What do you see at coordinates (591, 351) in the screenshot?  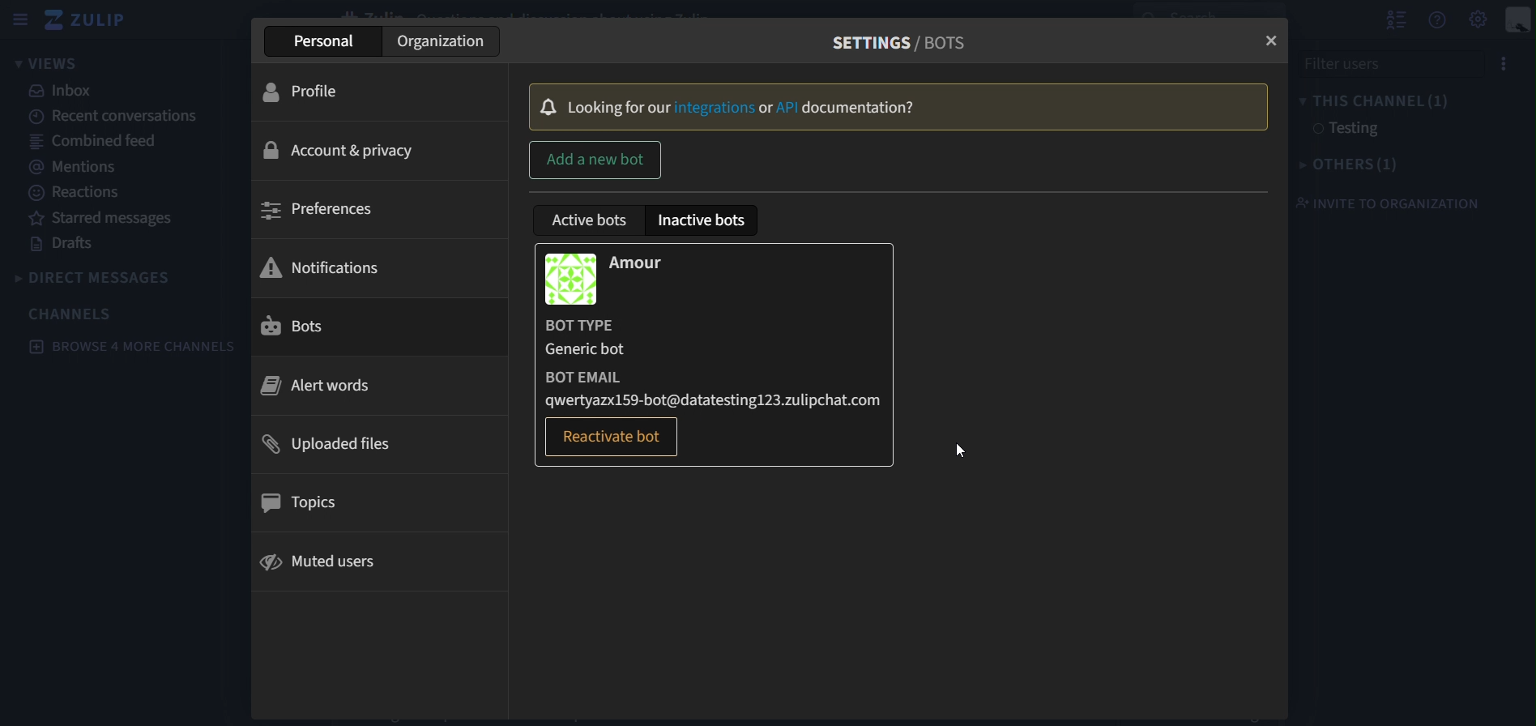 I see `Generic bot` at bounding box center [591, 351].